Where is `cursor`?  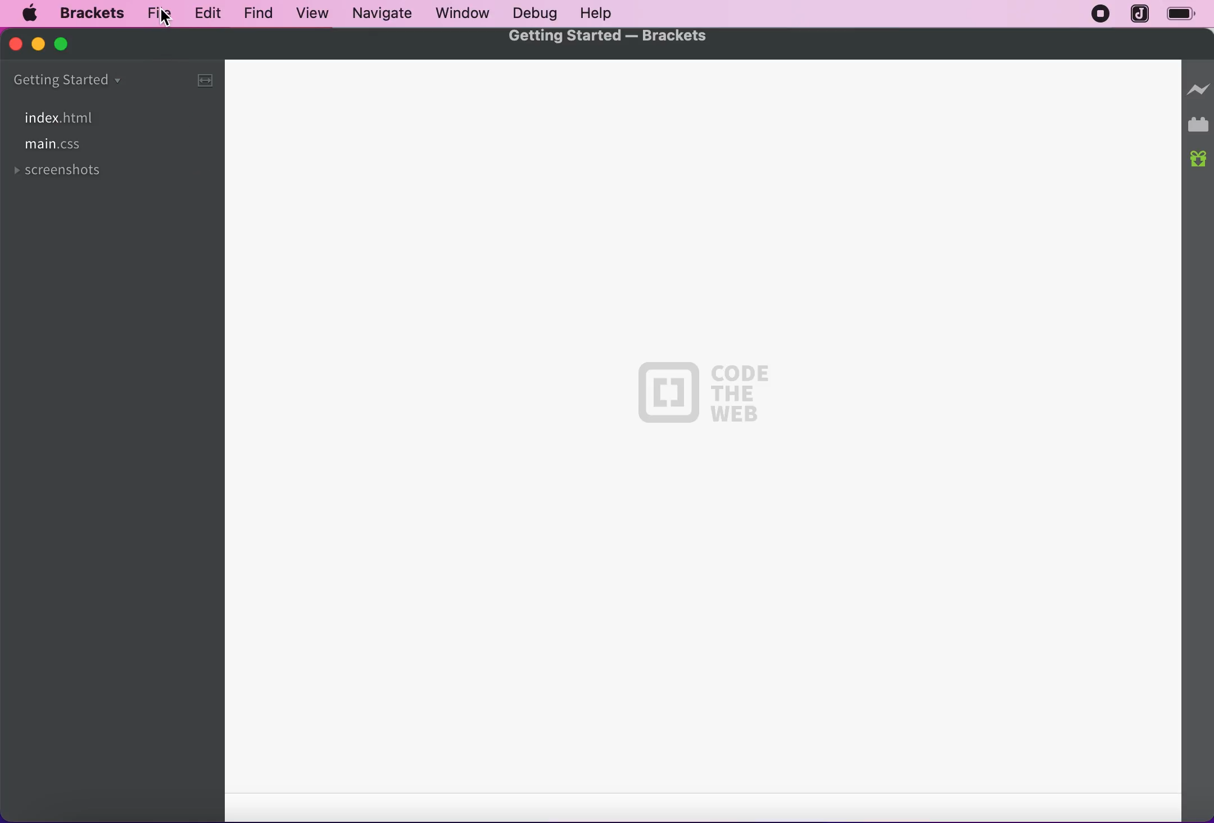
cursor is located at coordinates (166, 18).